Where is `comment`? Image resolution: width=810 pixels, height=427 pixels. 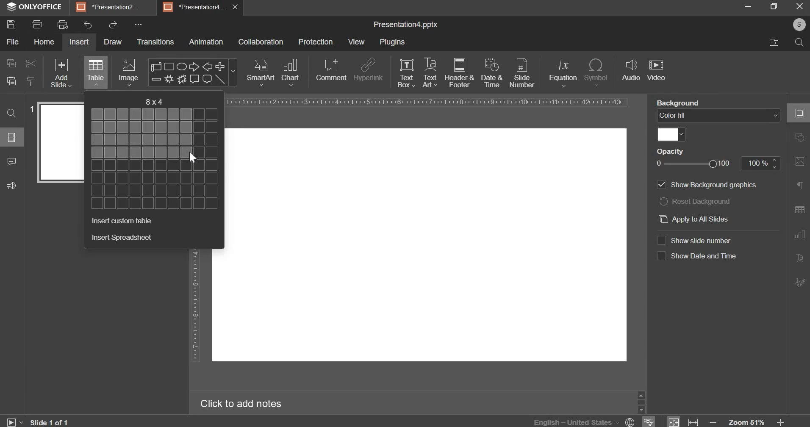
comment is located at coordinates (332, 70).